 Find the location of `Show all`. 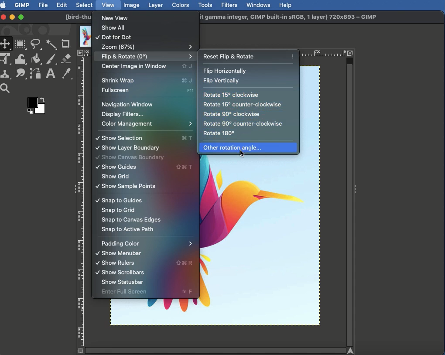

Show all is located at coordinates (114, 29).